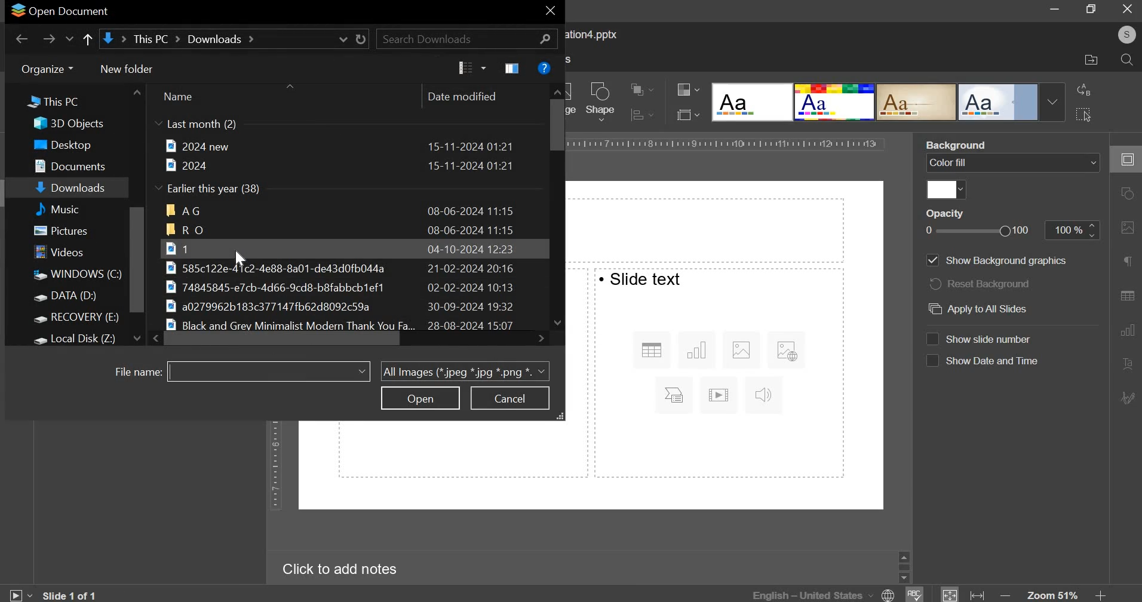 This screenshot has width=1142, height=602. What do you see at coordinates (87, 41) in the screenshot?
I see `up to` at bounding box center [87, 41].